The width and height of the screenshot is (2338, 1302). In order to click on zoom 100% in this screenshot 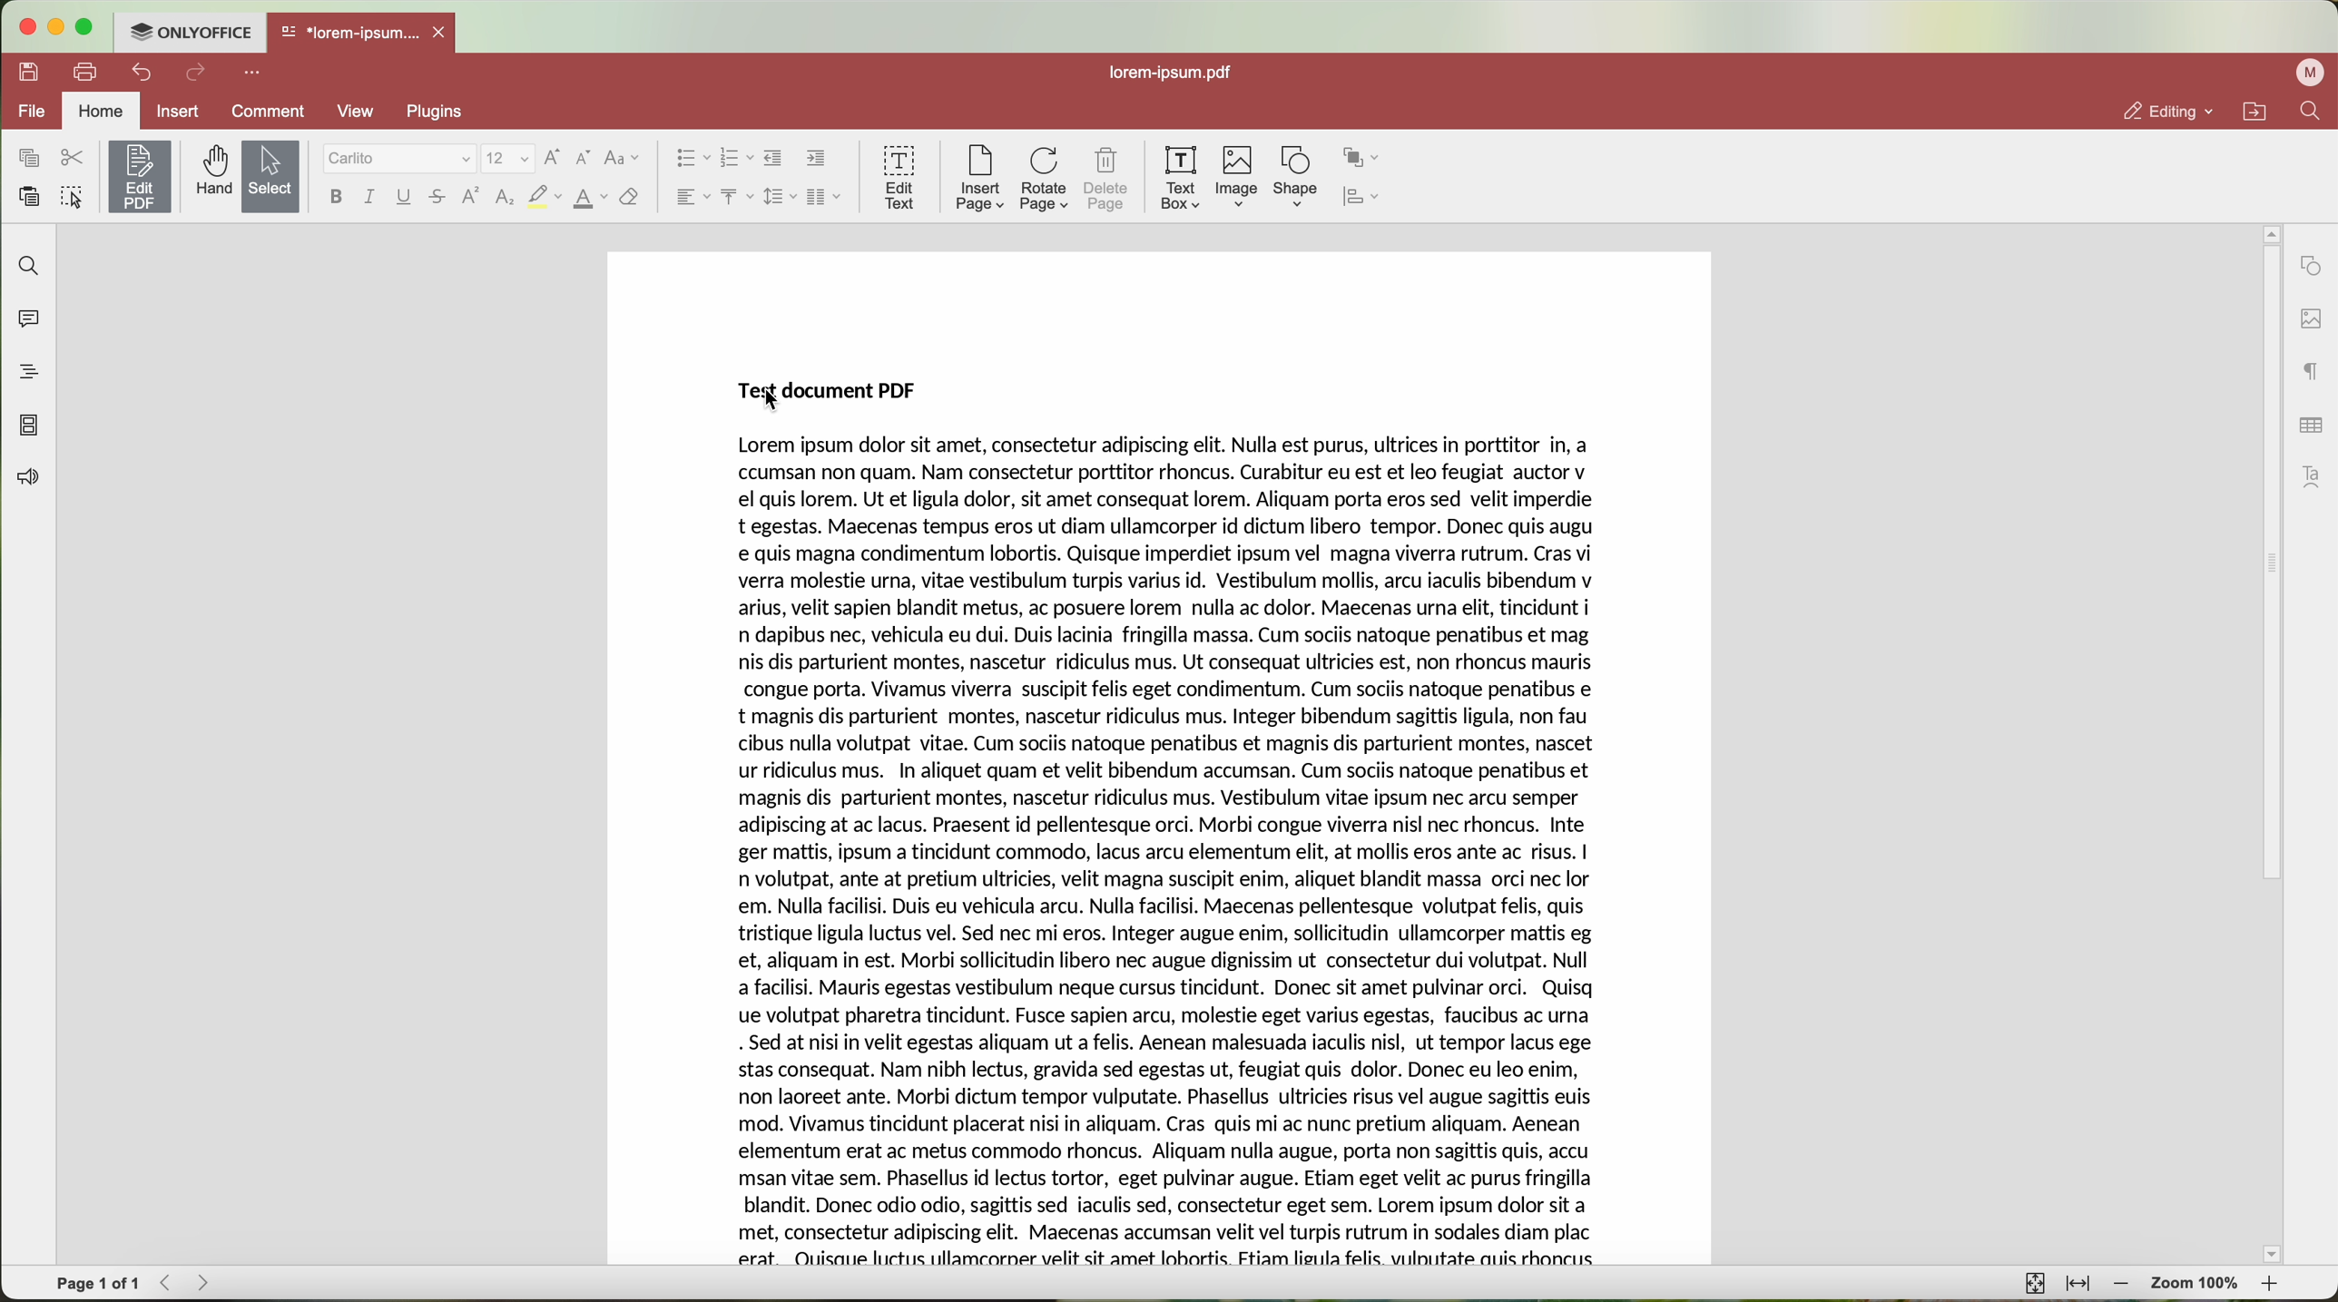, I will do `click(2196, 1285)`.